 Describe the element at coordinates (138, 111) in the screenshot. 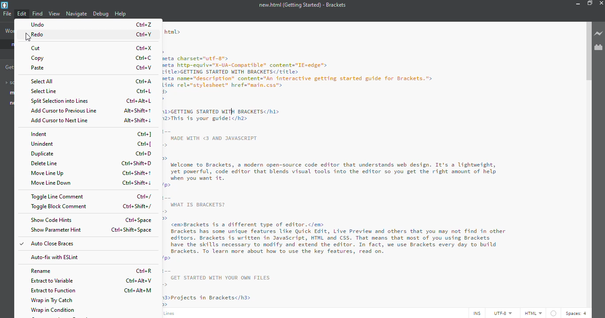

I see `alt+shift+up arrow` at that location.